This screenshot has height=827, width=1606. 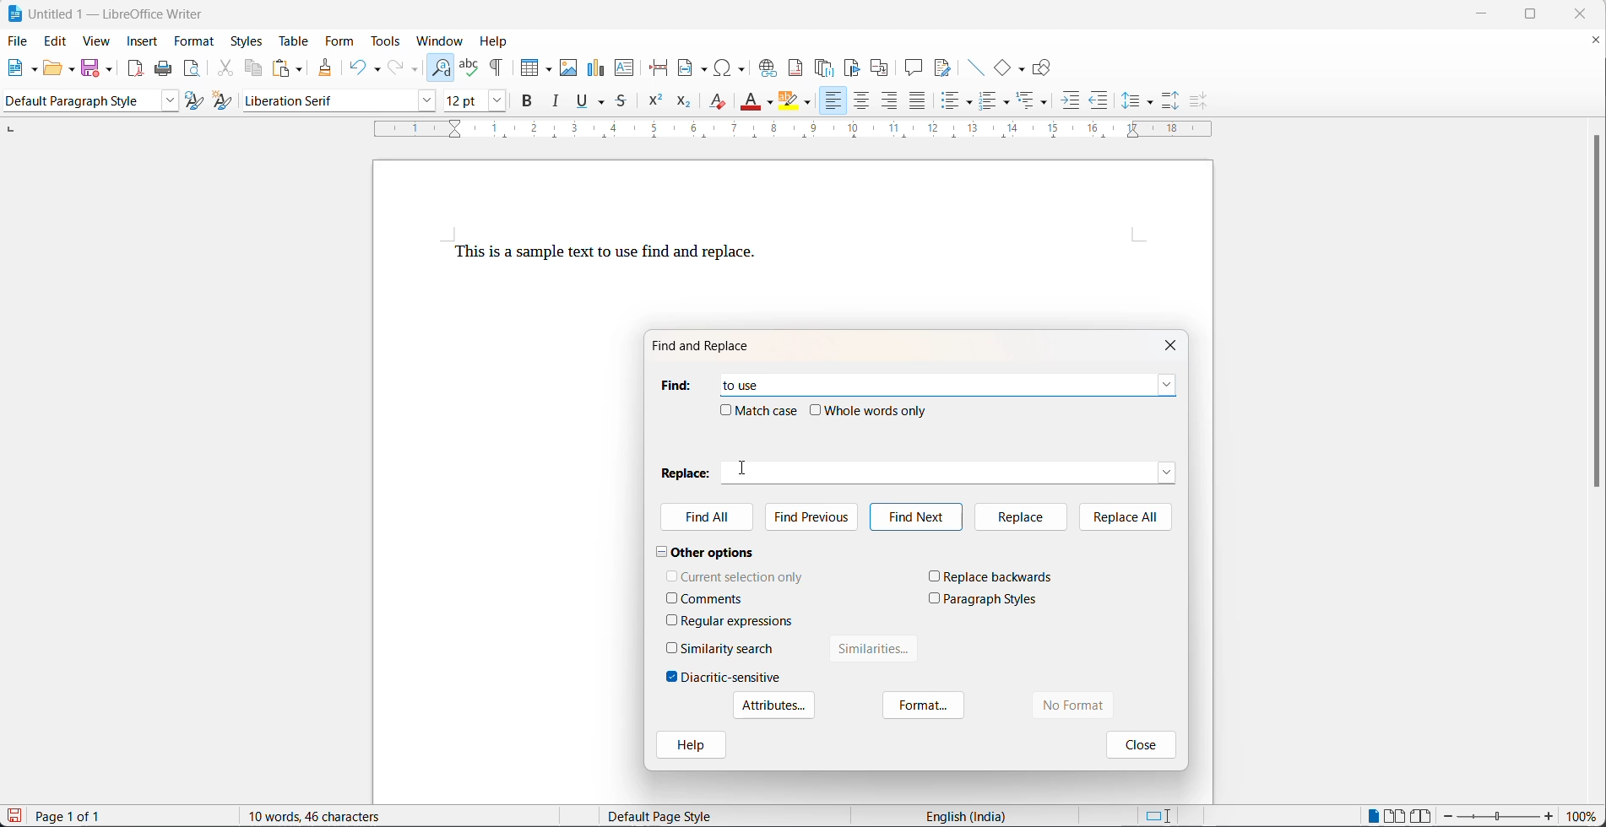 I want to click on character highlighting options, so click(x=811, y=104).